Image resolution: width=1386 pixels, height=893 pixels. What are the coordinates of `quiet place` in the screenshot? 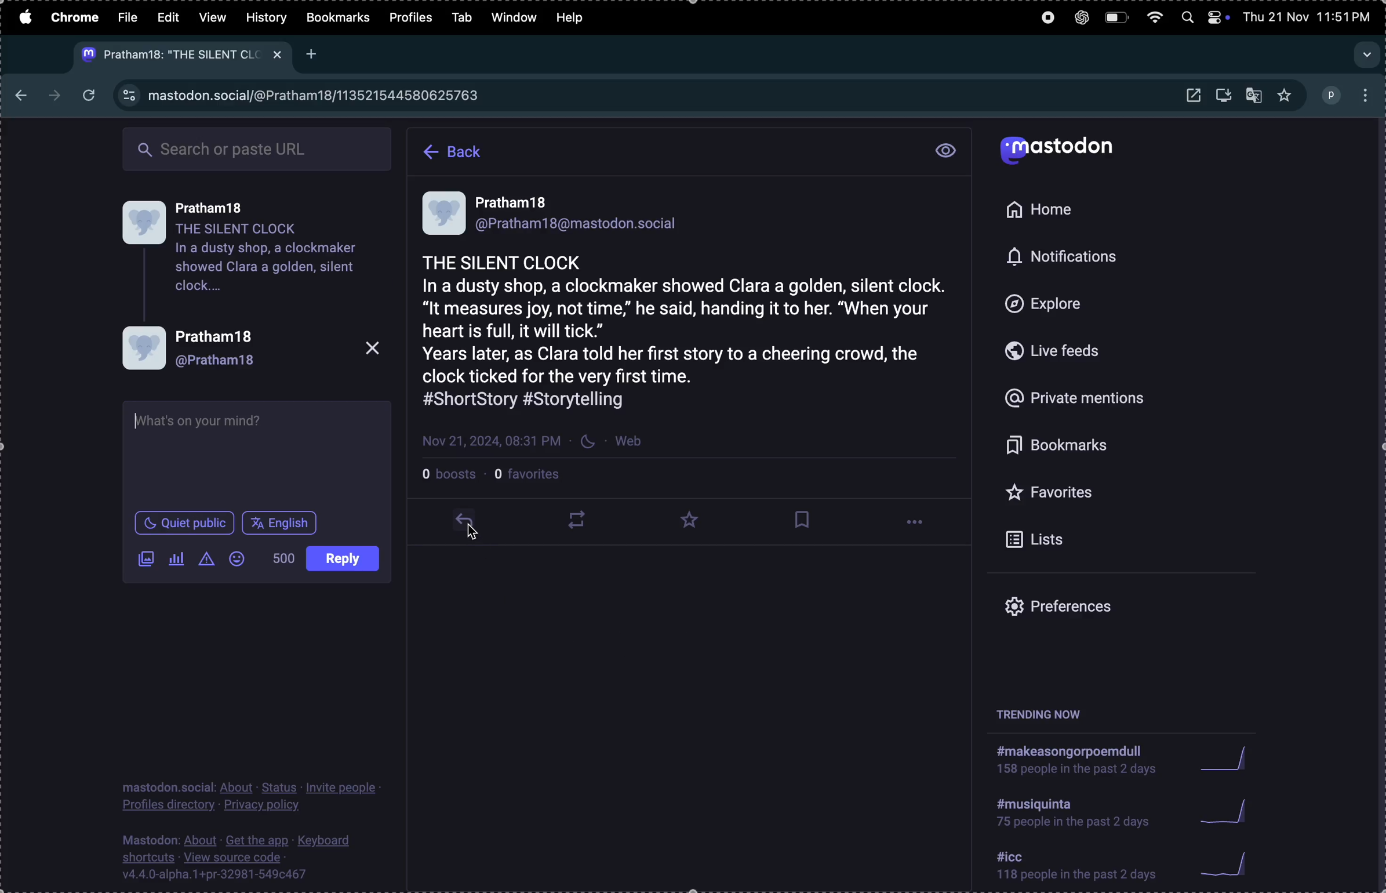 It's located at (183, 522).